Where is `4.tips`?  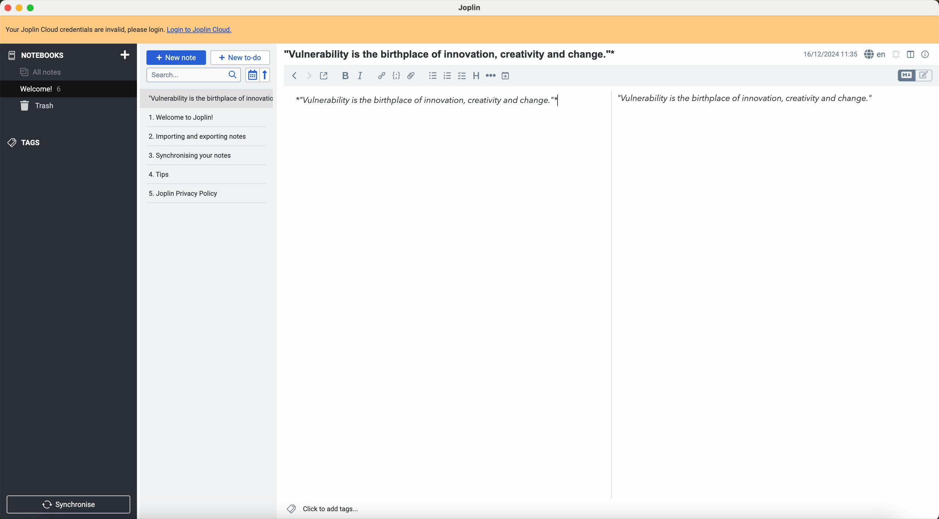 4.tips is located at coordinates (162, 175).